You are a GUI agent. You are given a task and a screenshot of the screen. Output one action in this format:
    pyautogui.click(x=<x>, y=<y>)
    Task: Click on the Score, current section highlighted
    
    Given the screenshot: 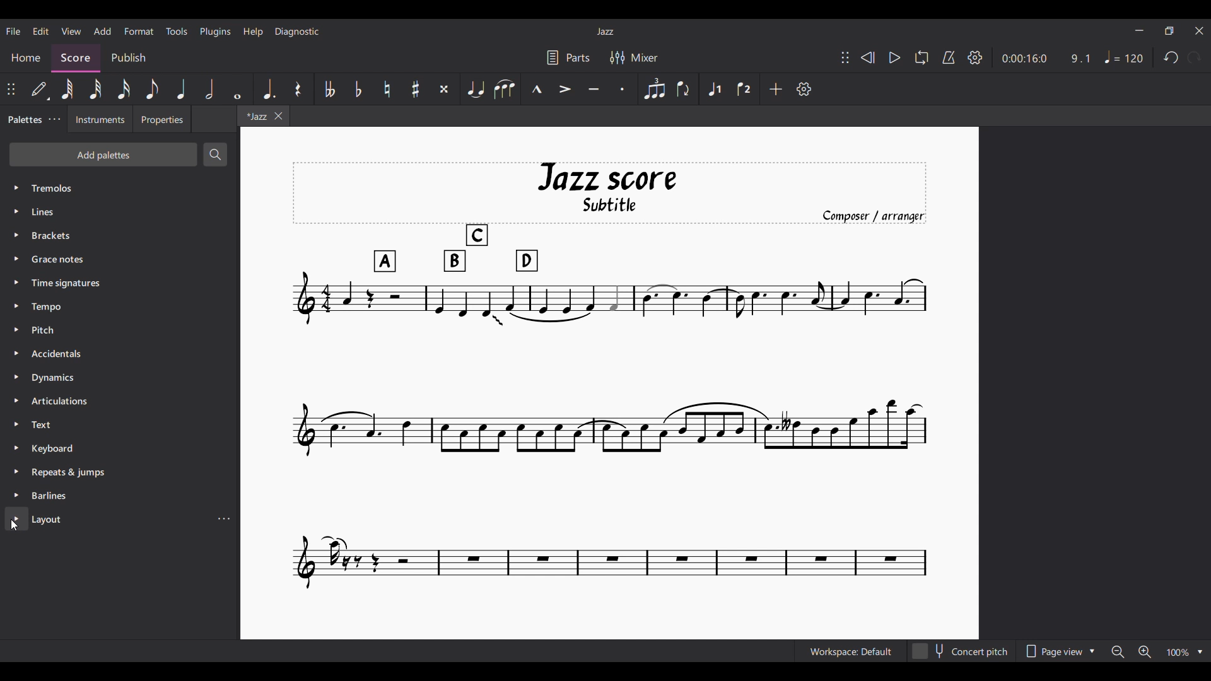 What is the action you would take?
    pyautogui.click(x=76, y=58)
    